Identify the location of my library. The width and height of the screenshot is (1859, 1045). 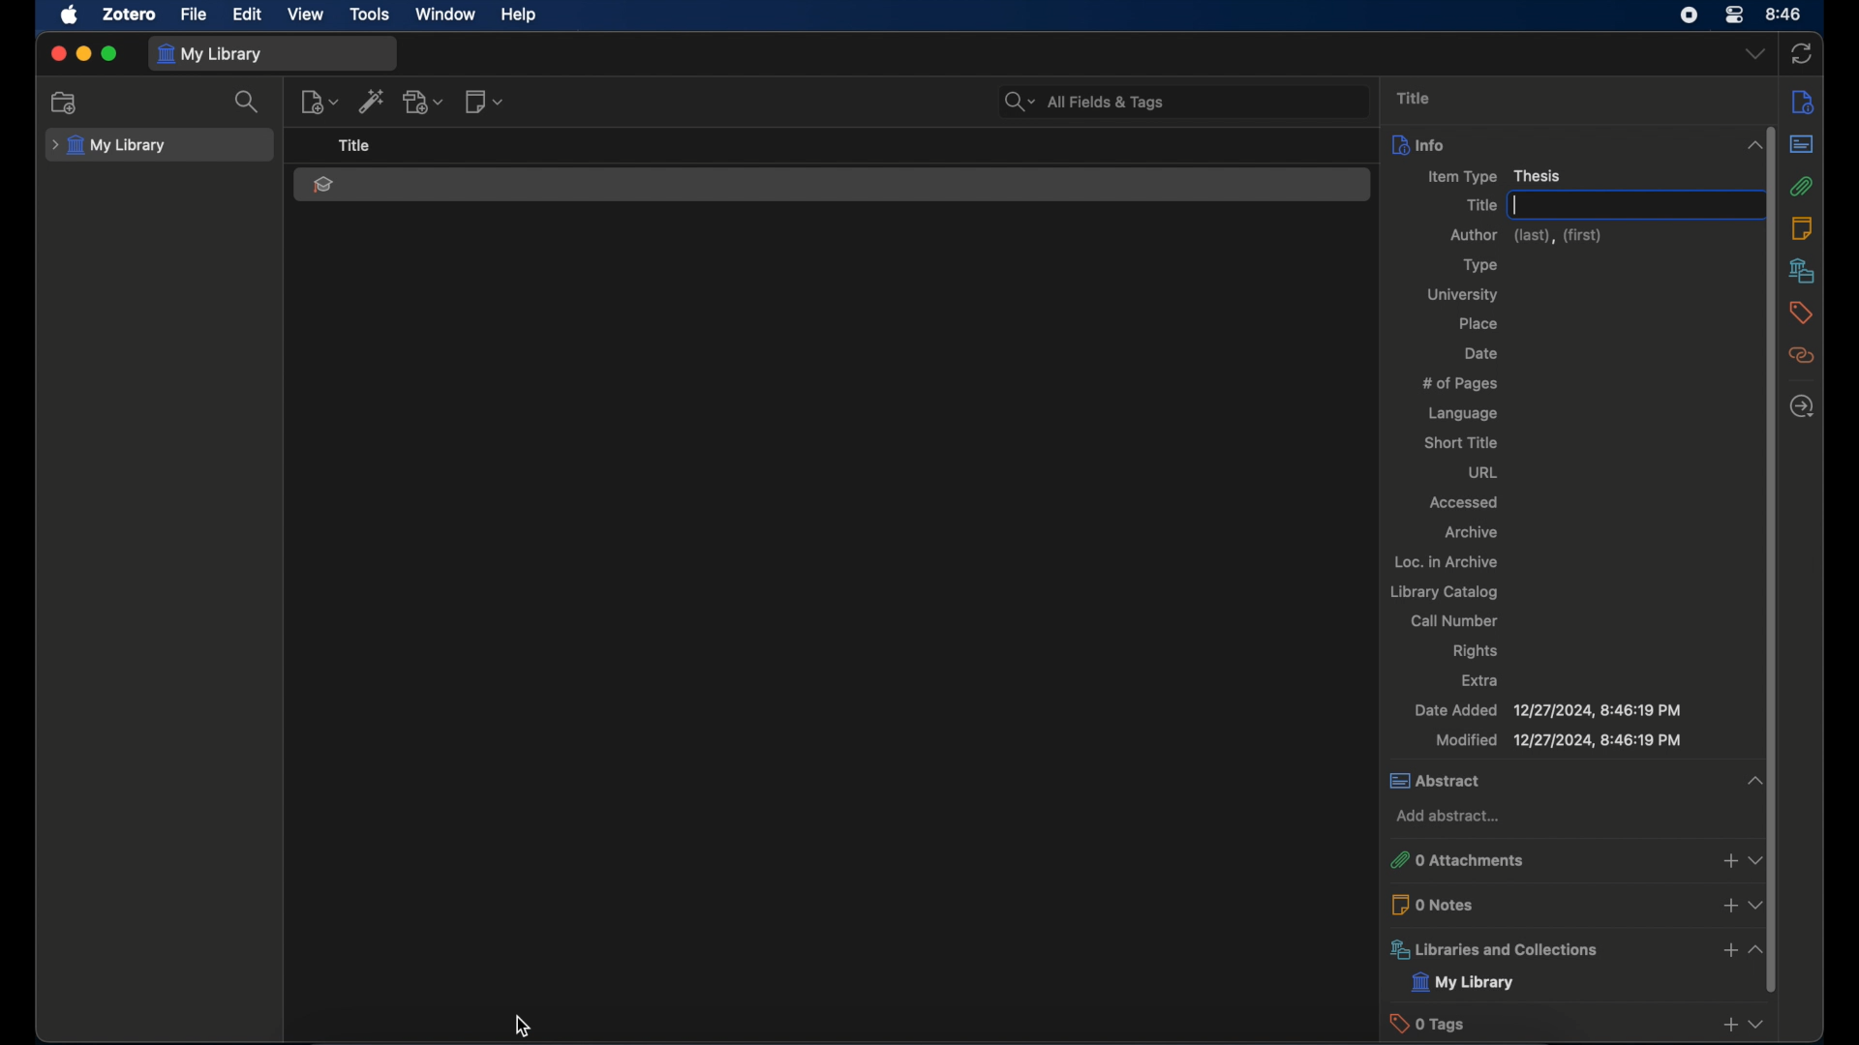
(1465, 983).